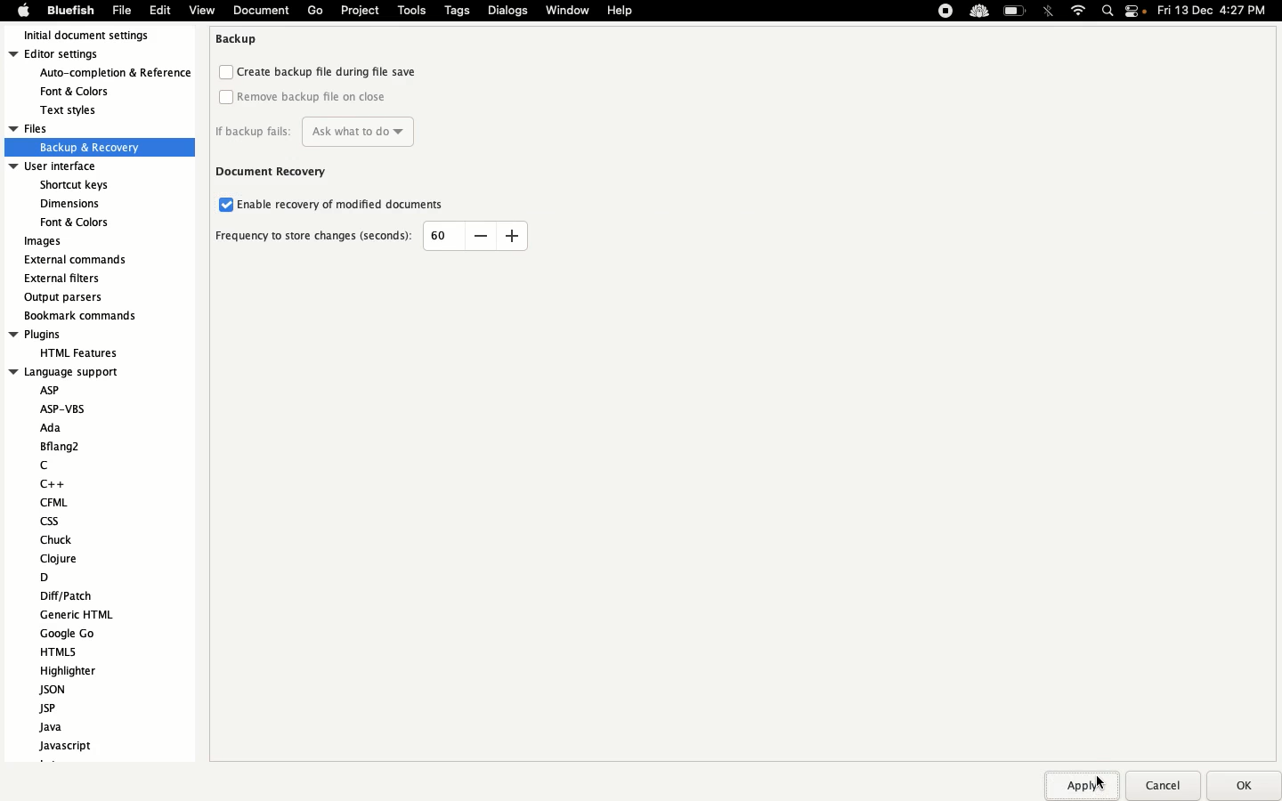 Image resolution: width=1282 pixels, height=801 pixels. I want to click on Plugins , so click(71, 345).